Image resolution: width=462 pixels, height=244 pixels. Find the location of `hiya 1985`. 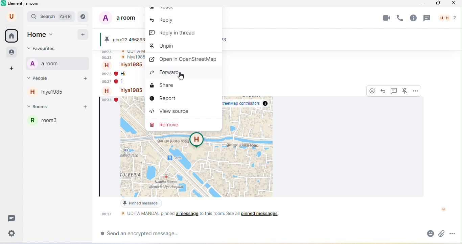

hiya 1985 is located at coordinates (131, 91).